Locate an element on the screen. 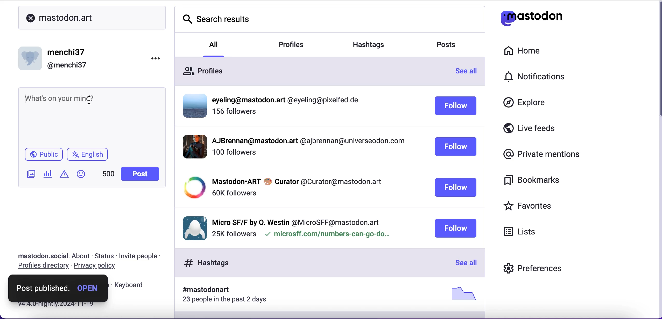  typing cursor is located at coordinates (25, 102).